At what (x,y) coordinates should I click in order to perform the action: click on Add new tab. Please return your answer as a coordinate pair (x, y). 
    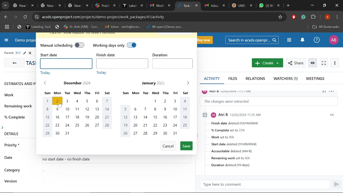
    Looking at the image, I should click on (289, 6).